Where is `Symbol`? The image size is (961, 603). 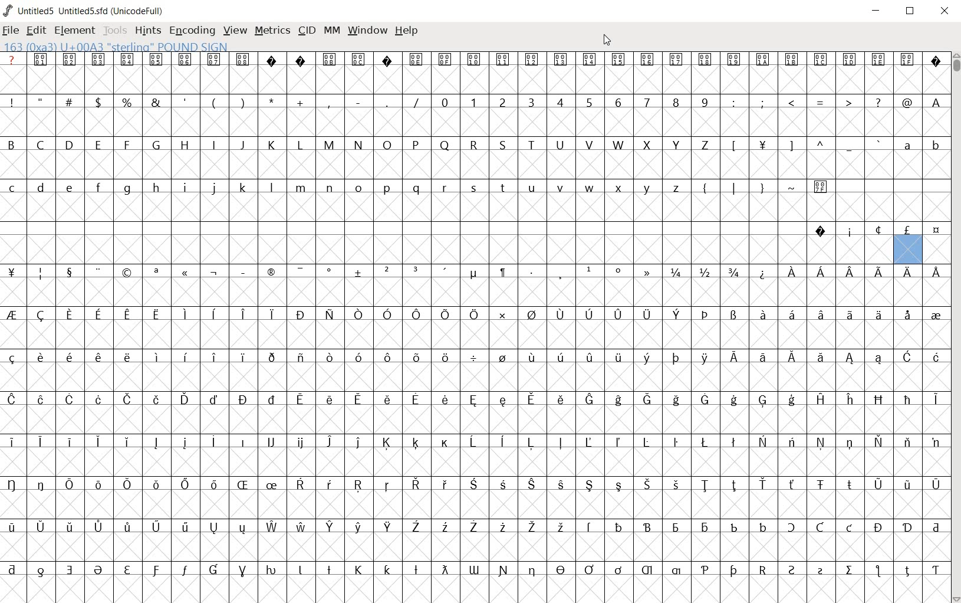 Symbol is located at coordinates (762, 569).